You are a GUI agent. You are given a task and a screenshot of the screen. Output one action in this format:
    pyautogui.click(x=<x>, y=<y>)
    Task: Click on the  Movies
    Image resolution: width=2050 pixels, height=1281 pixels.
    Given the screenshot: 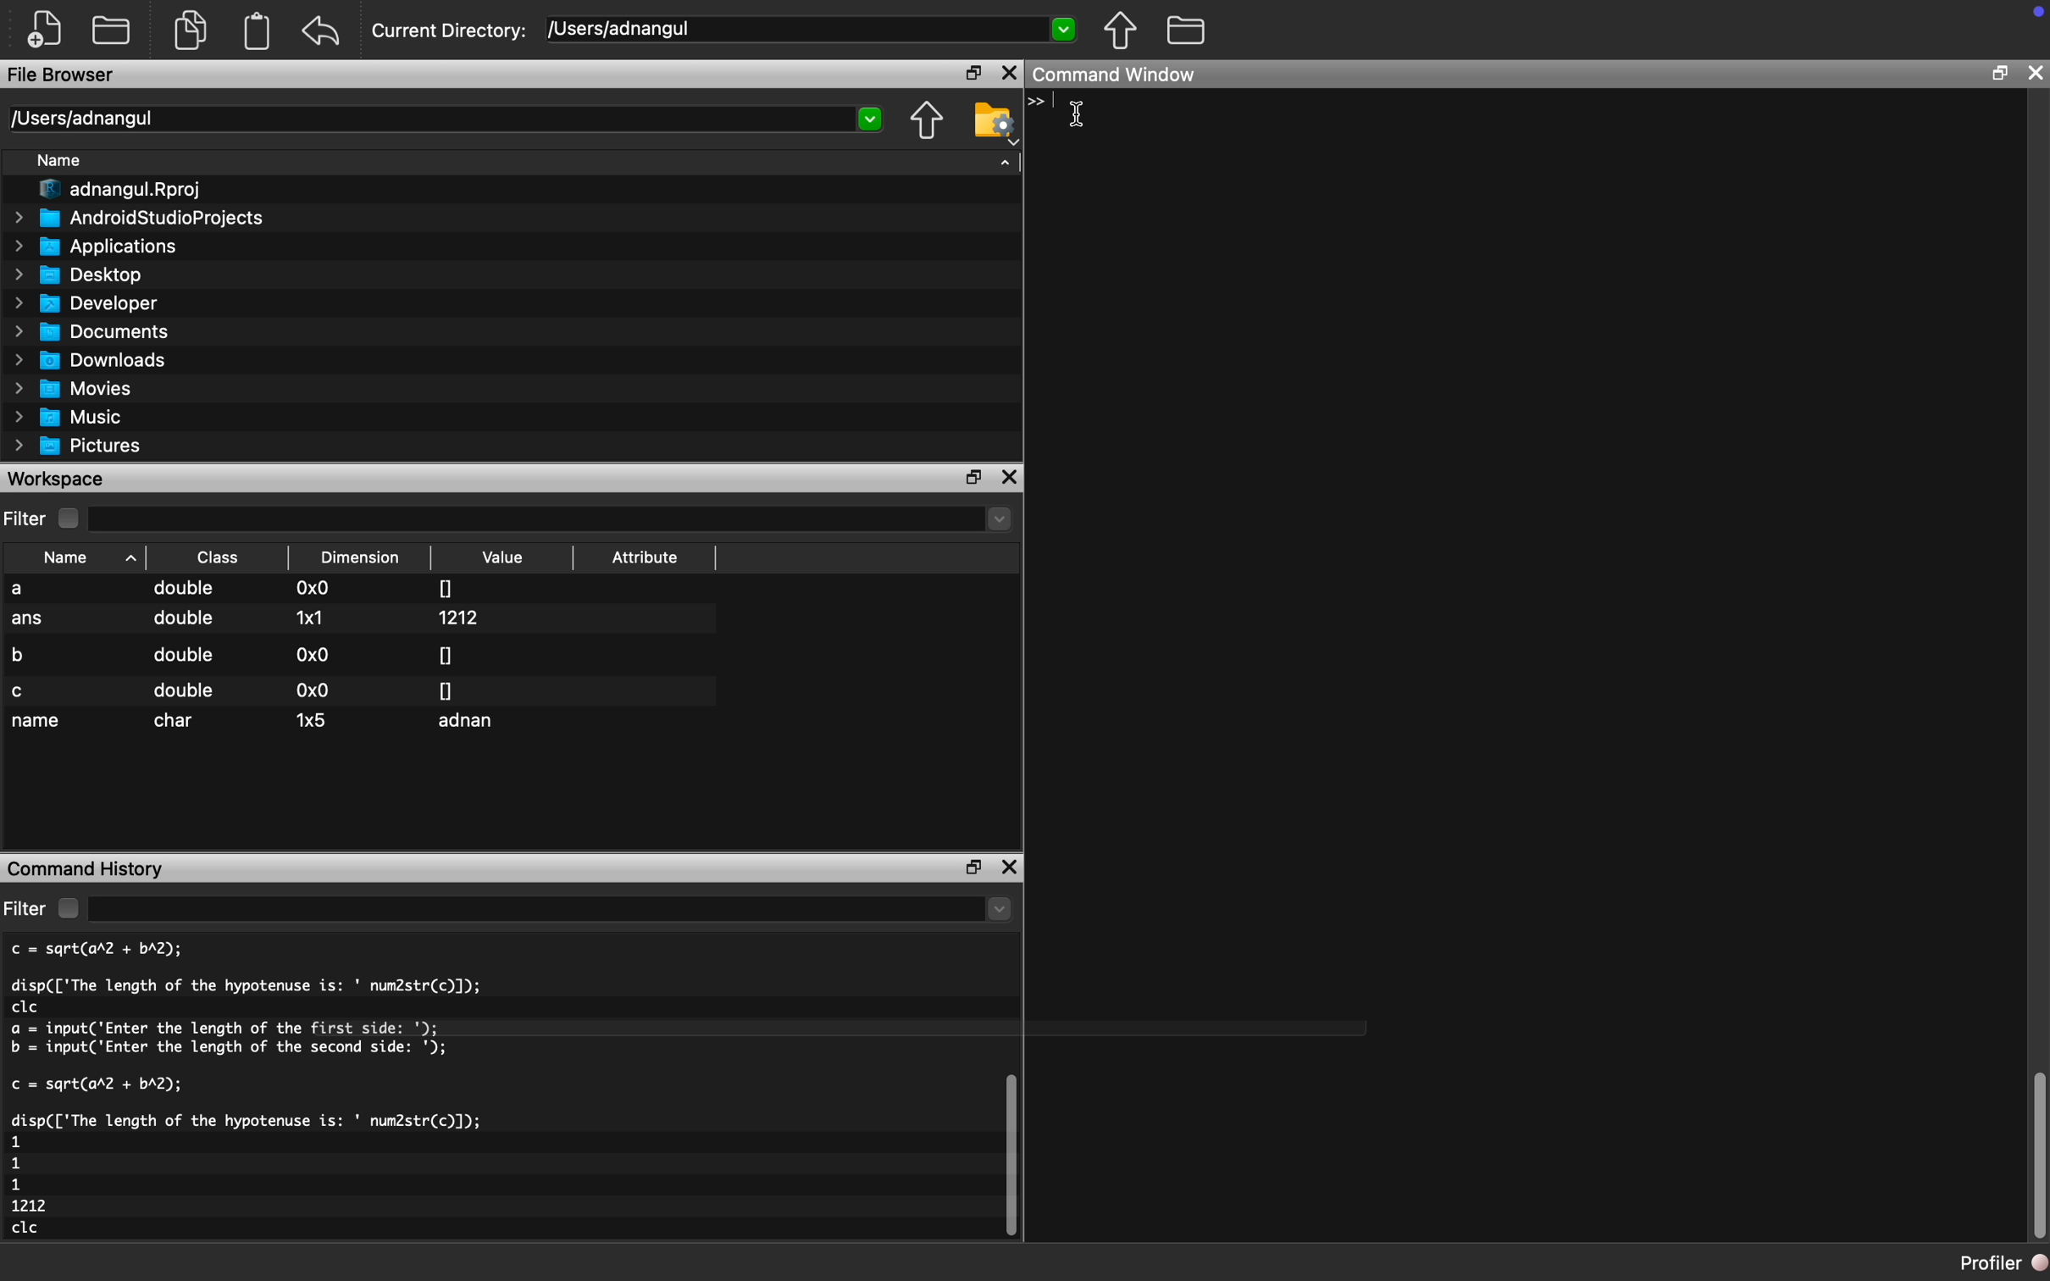 What is the action you would take?
    pyautogui.click(x=75, y=388)
    